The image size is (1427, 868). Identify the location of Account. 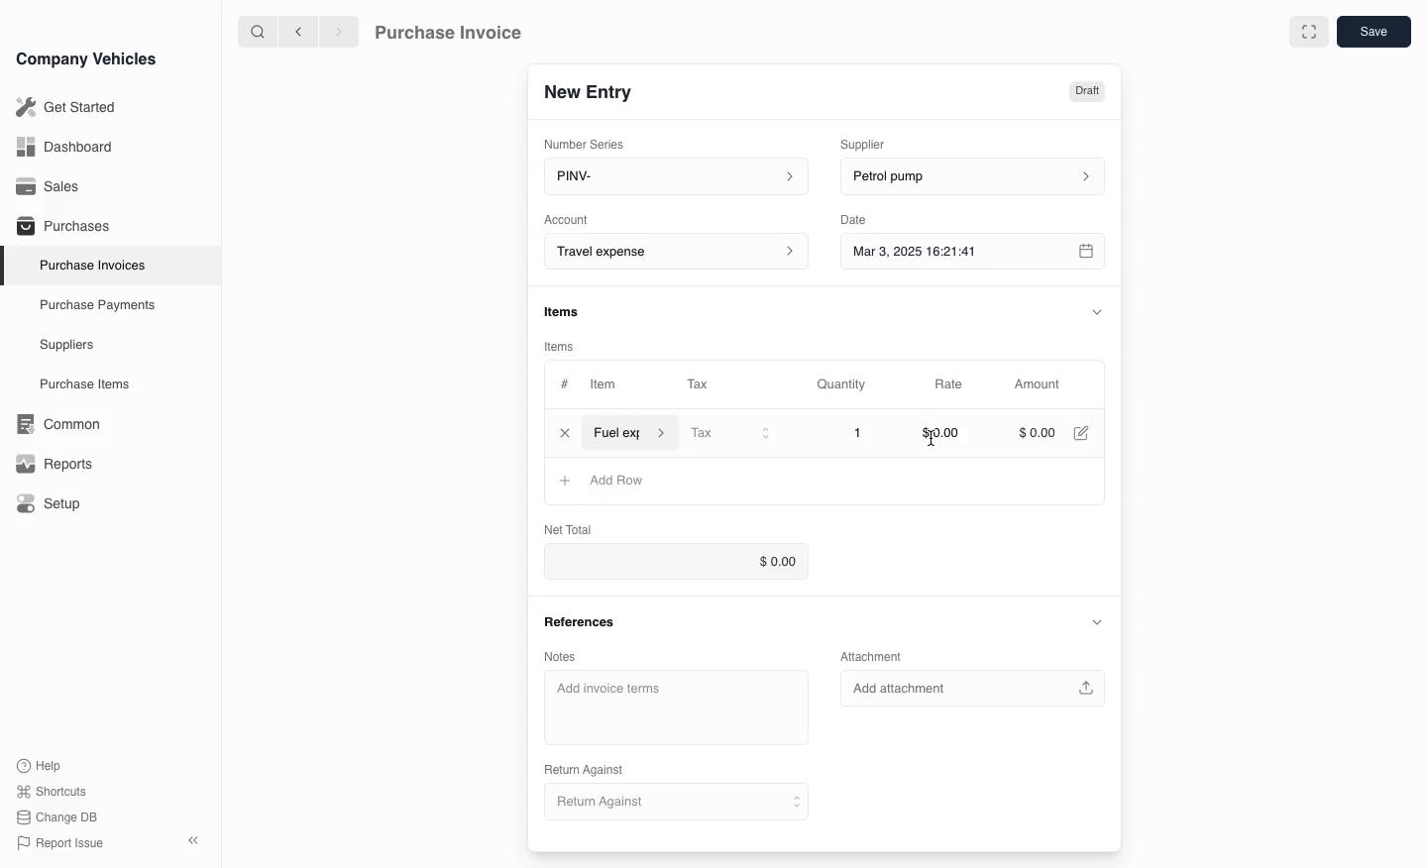
(673, 252).